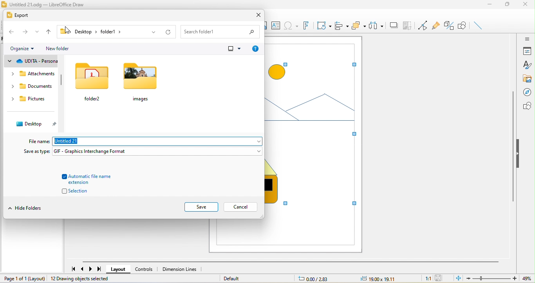 The width and height of the screenshot is (535, 283). What do you see at coordinates (23, 278) in the screenshot?
I see `page 1 of 1` at bounding box center [23, 278].